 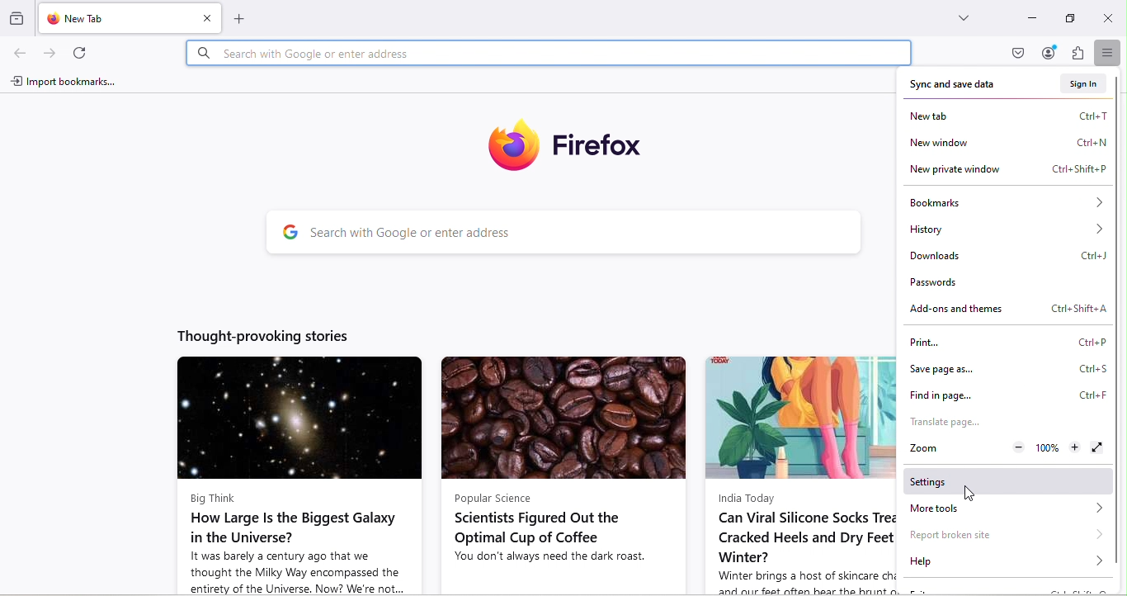 What do you see at coordinates (1046, 449) in the screenshot?
I see `Reset current level` at bounding box center [1046, 449].